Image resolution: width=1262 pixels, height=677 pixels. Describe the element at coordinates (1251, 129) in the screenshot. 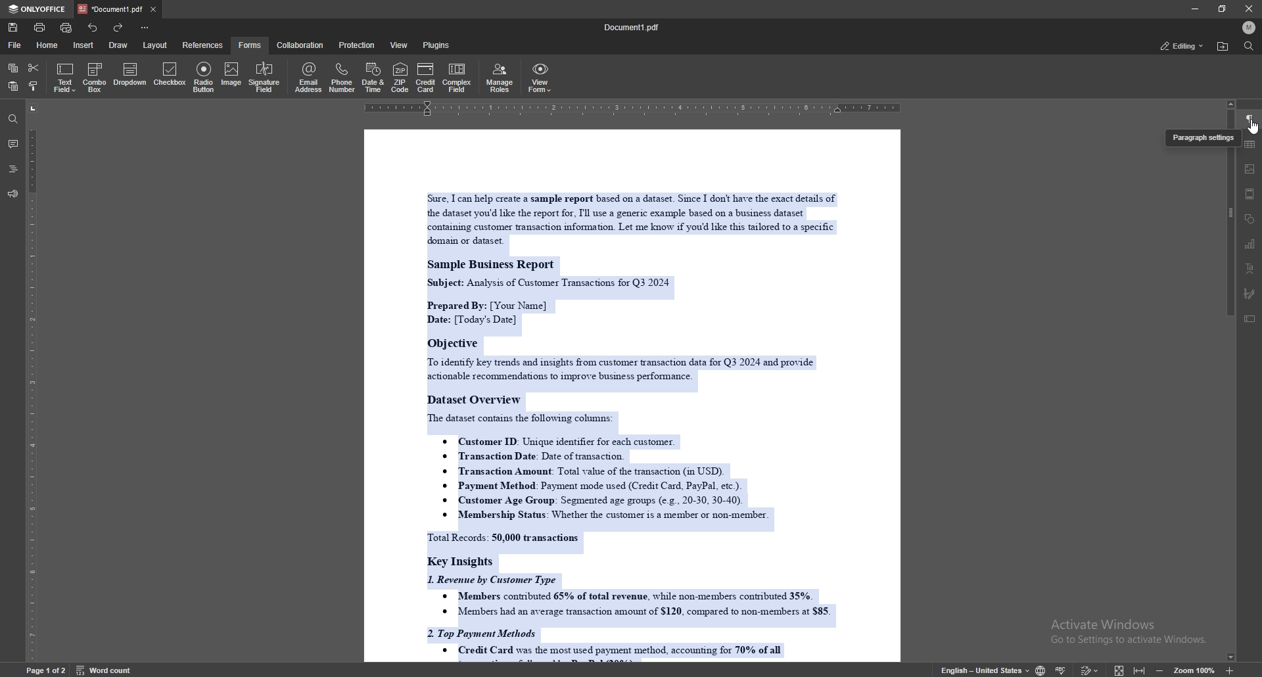

I see `cursor` at that location.